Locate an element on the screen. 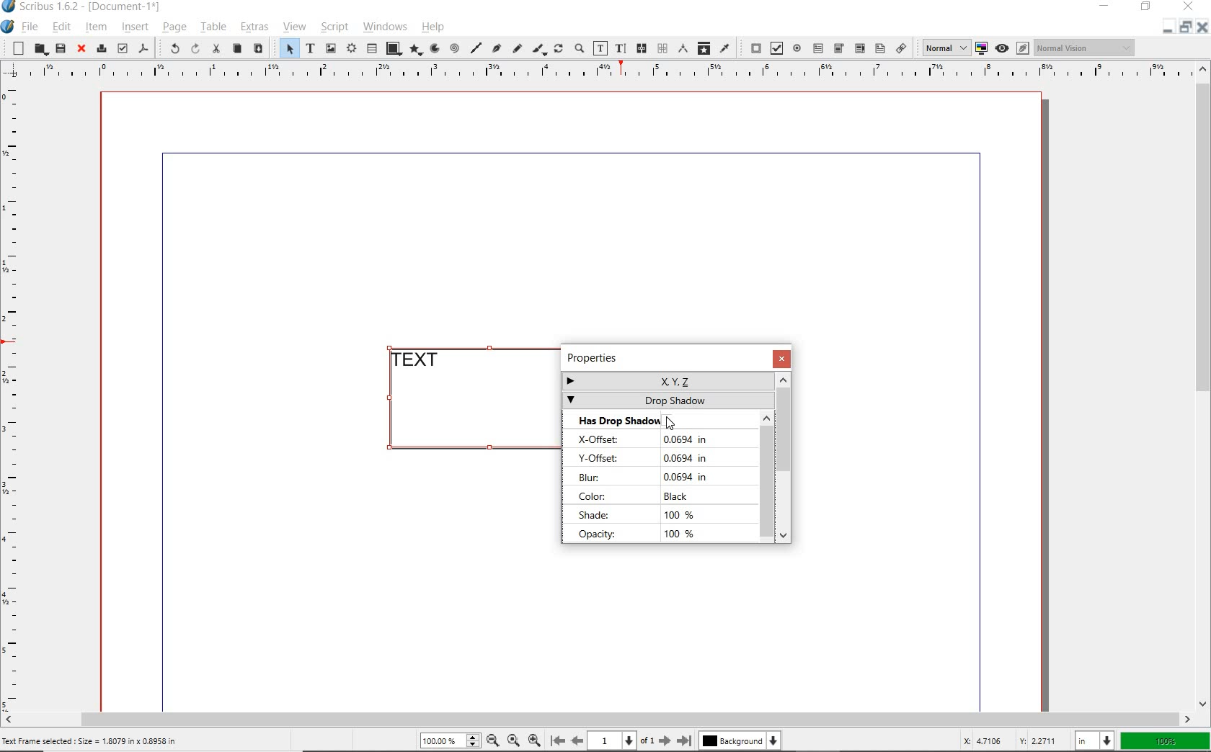 The height and width of the screenshot is (752, 1211). Last Page is located at coordinates (686, 740).